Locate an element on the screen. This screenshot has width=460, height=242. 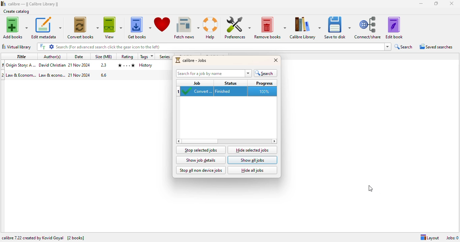
tags is located at coordinates (146, 56).